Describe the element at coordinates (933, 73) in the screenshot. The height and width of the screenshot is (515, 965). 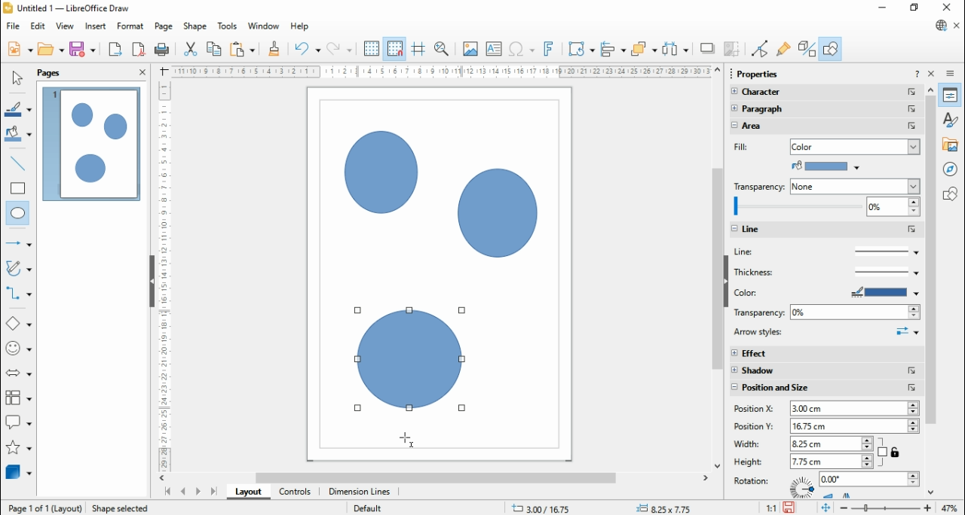
I see `close sidebar deck` at that location.